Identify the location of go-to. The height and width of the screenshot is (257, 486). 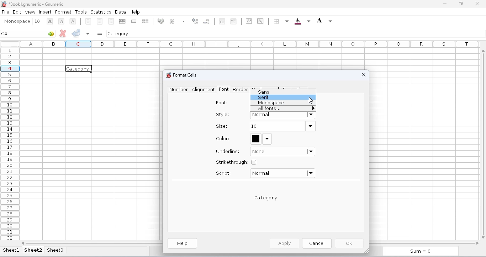
(51, 33).